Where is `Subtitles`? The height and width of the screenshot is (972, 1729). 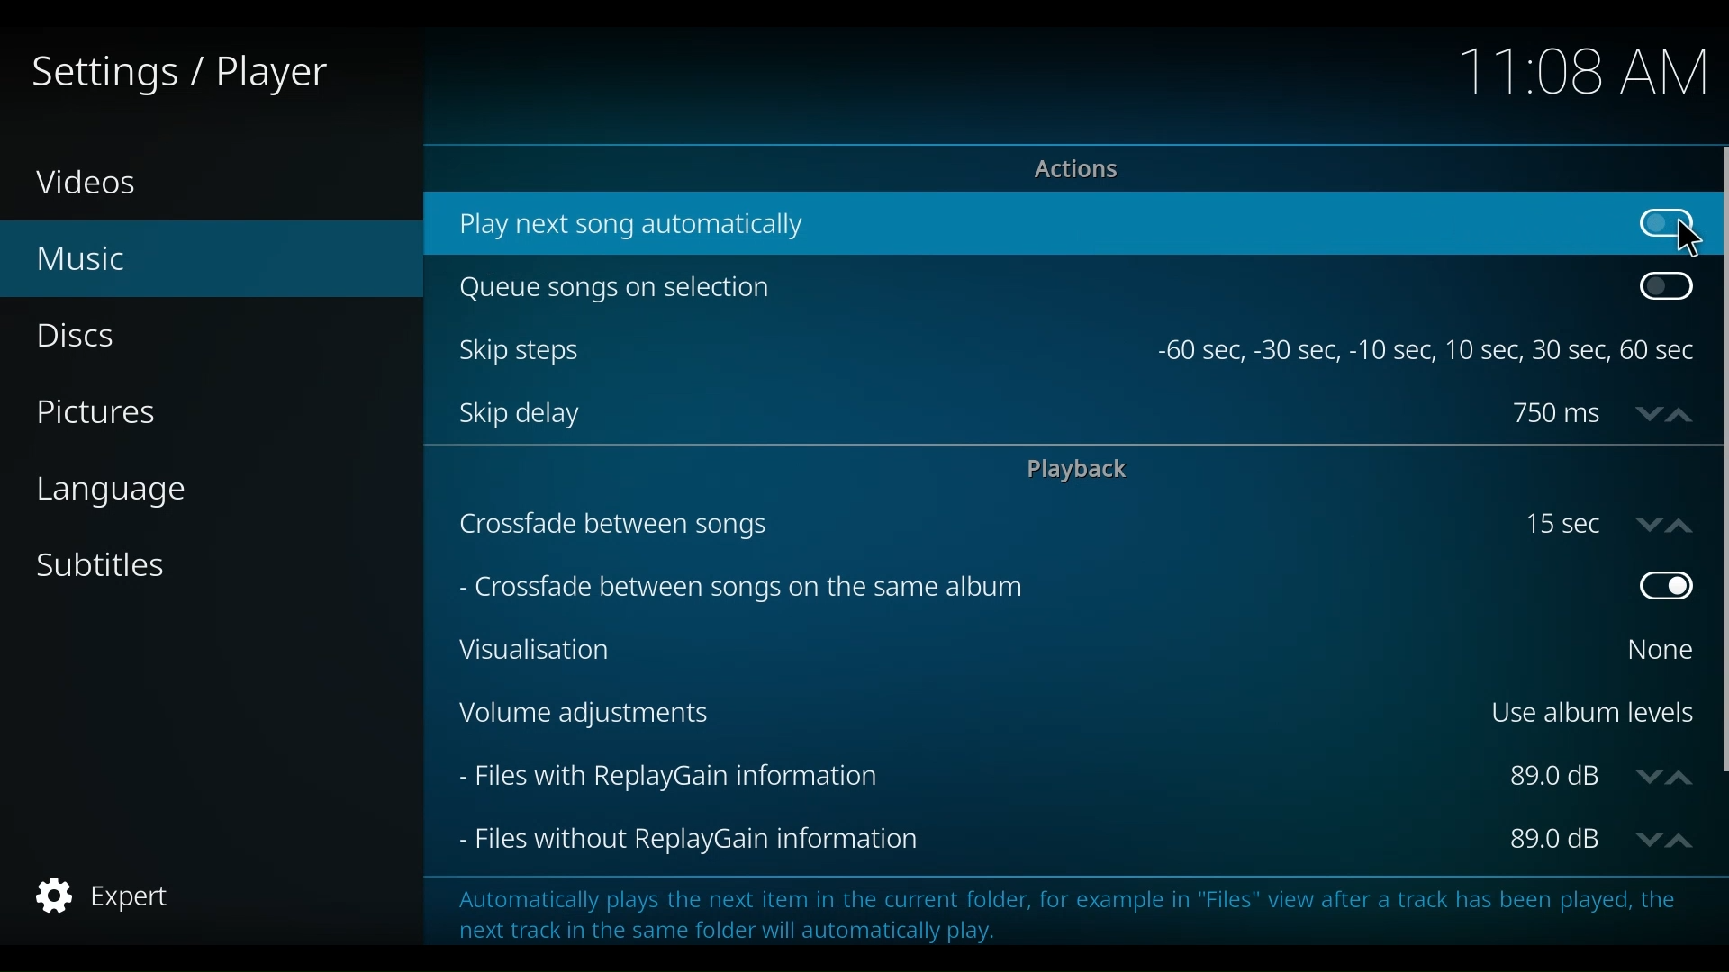
Subtitles is located at coordinates (111, 568).